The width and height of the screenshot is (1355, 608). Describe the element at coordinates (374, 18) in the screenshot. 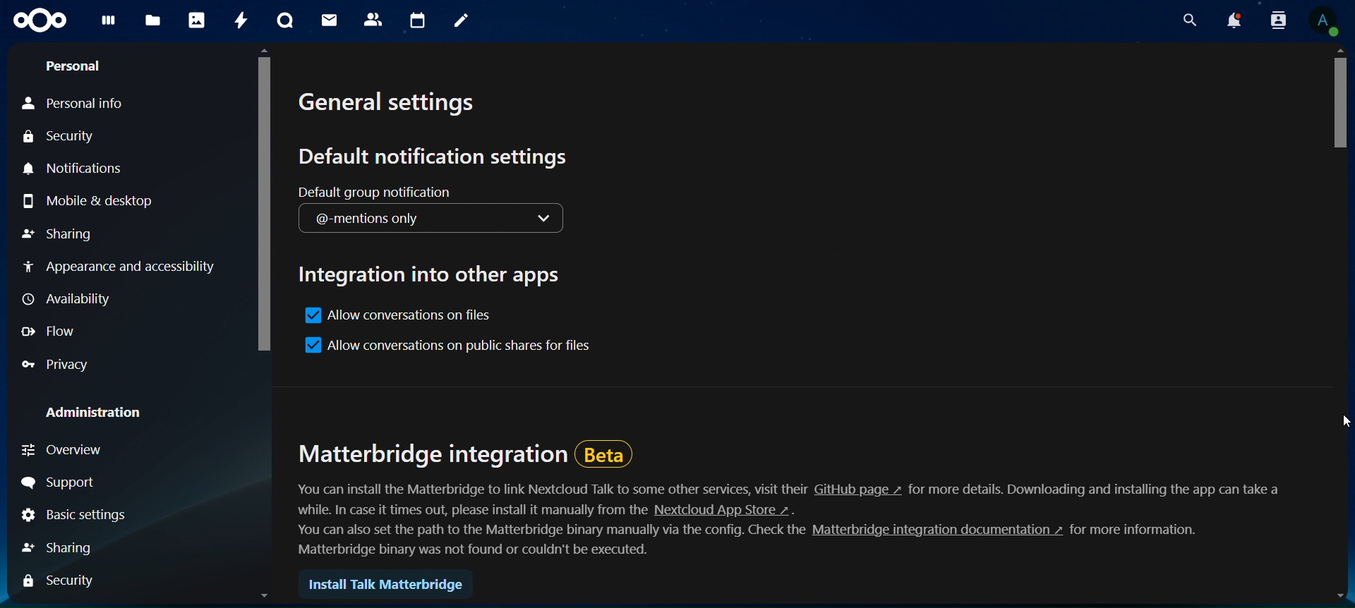

I see `contacts` at that location.